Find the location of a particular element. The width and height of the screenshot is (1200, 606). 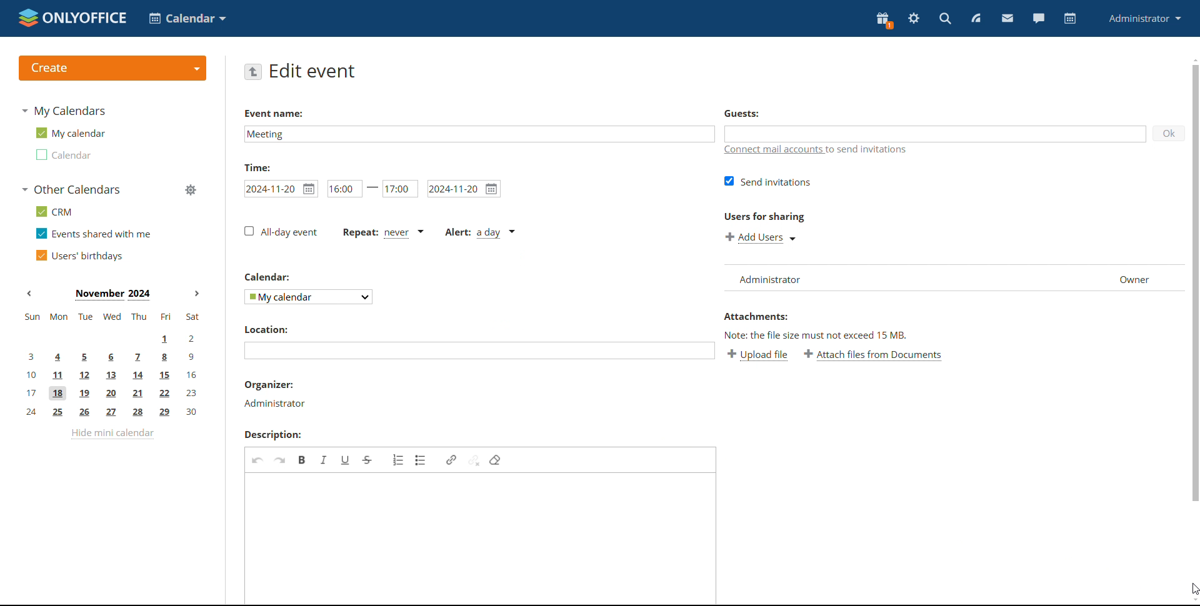

link is located at coordinates (451, 460).